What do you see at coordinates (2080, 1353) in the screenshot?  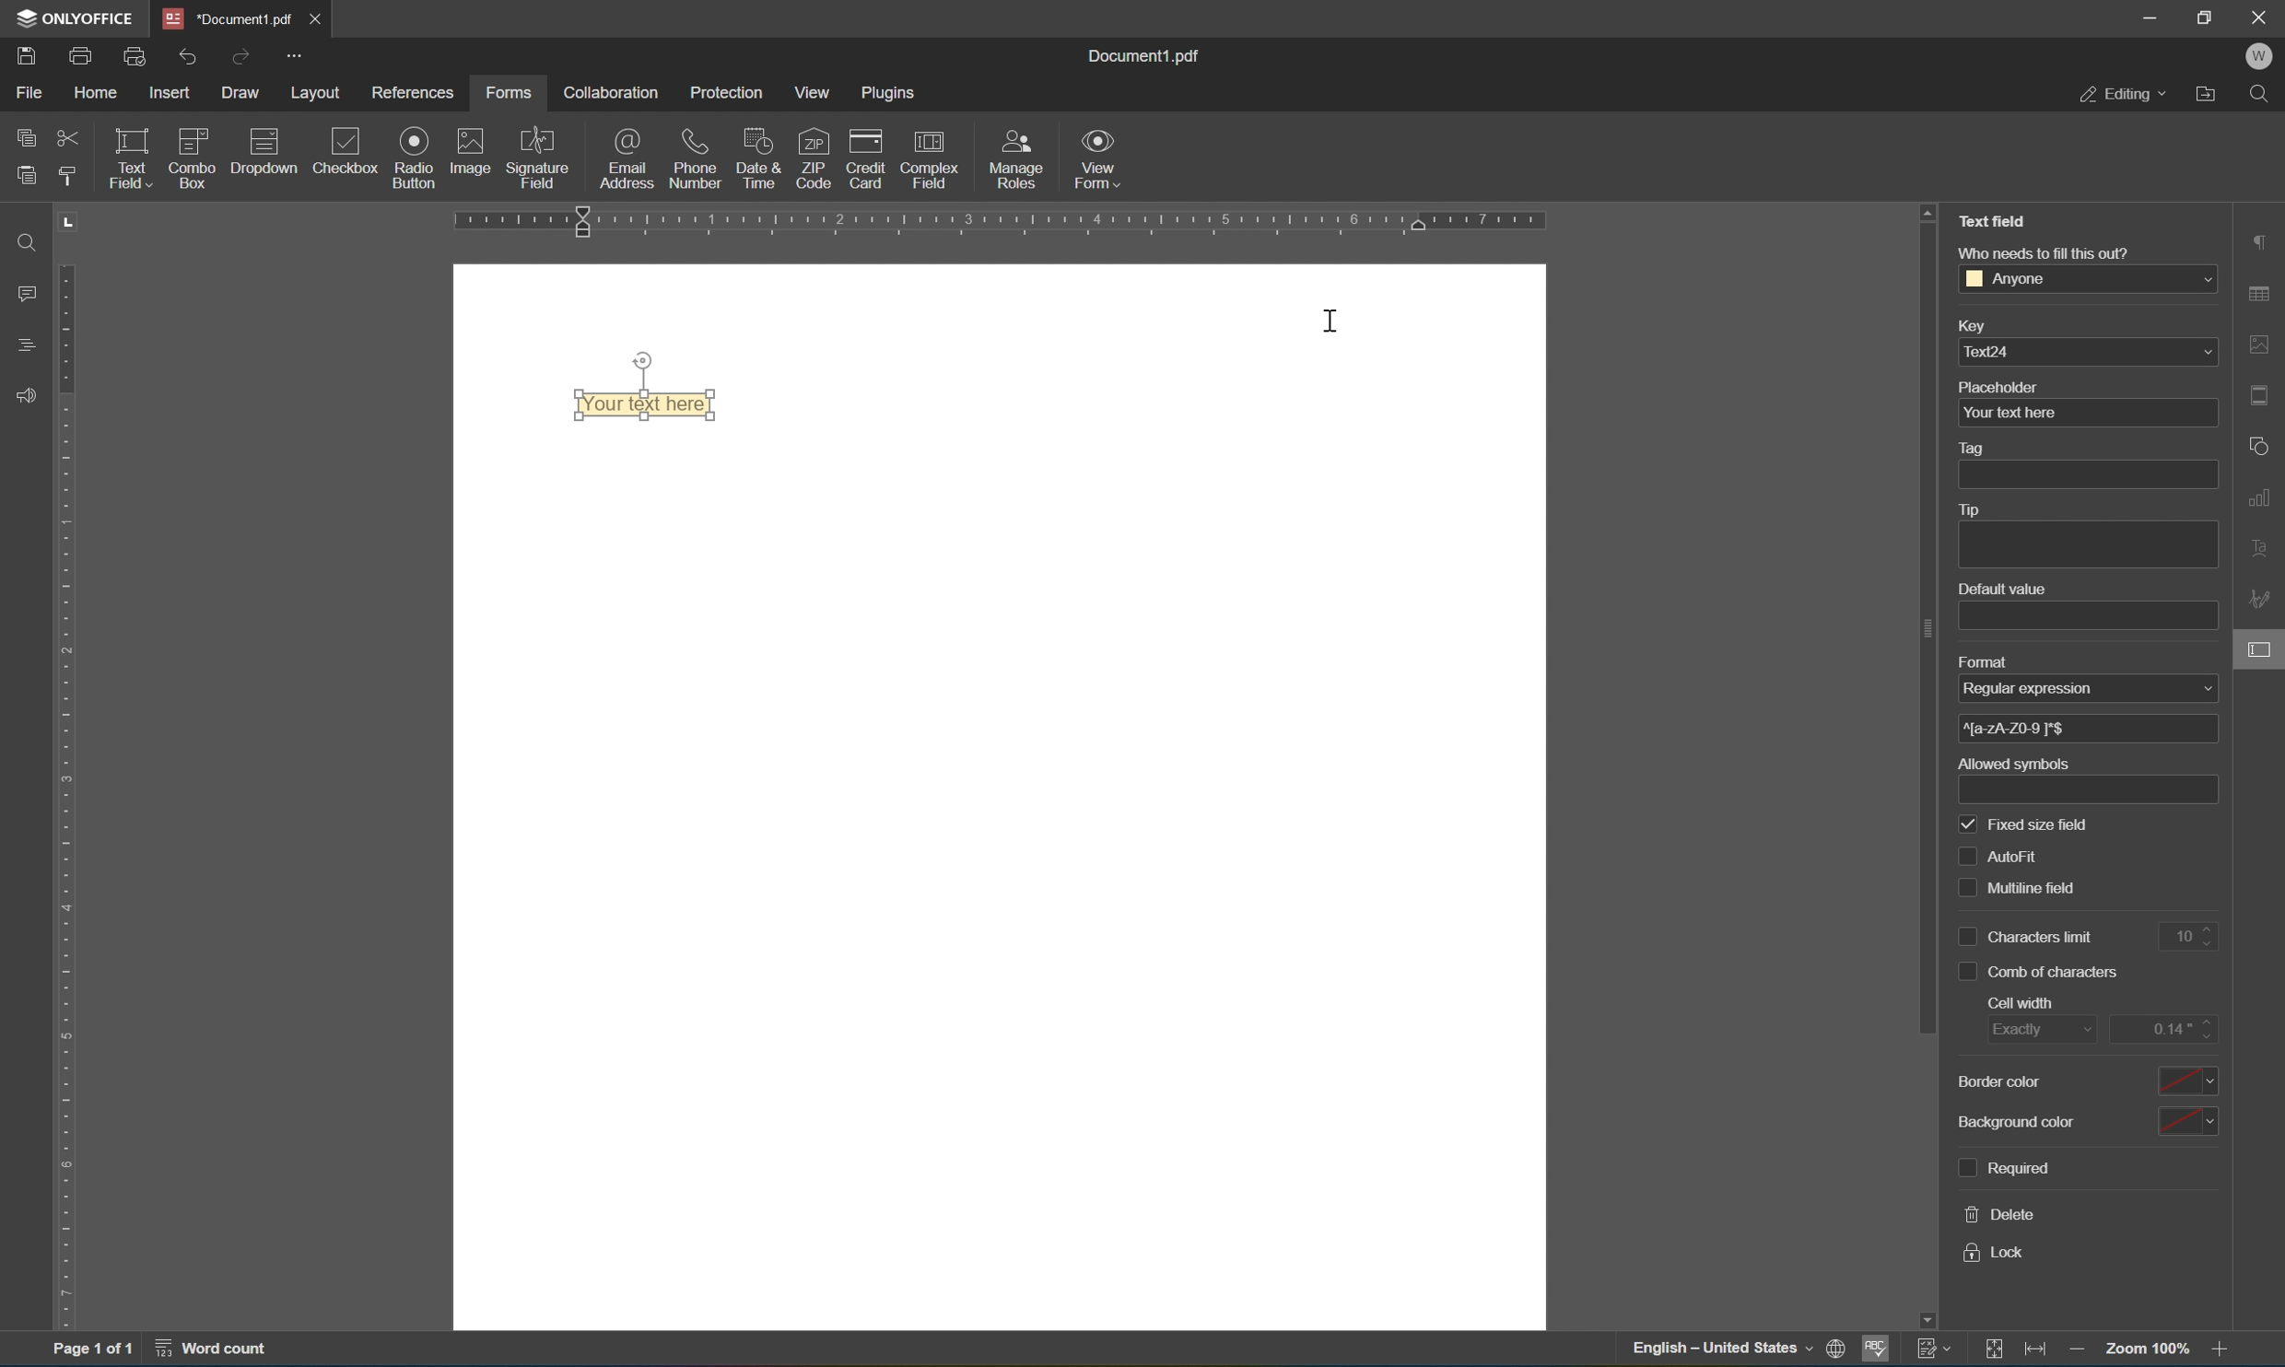 I see `zoom out` at bounding box center [2080, 1353].